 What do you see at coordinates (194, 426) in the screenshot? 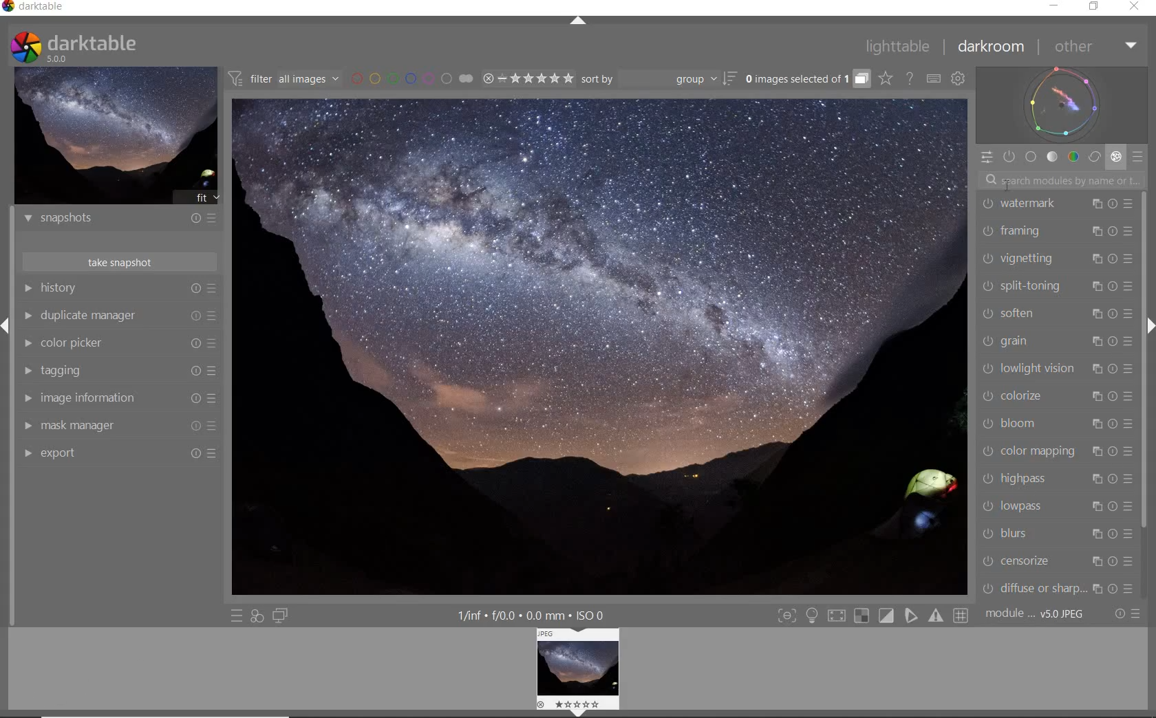
I see `Reset` at bounding box center [194, 426].